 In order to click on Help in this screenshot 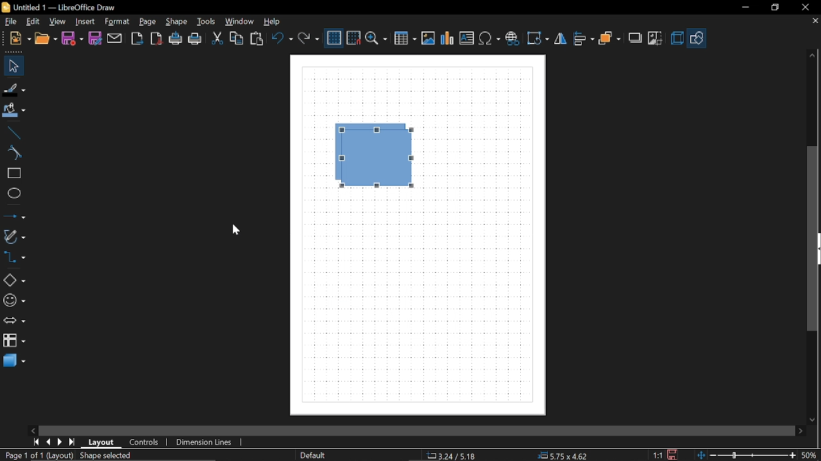, I will do `click(276, 21)`.